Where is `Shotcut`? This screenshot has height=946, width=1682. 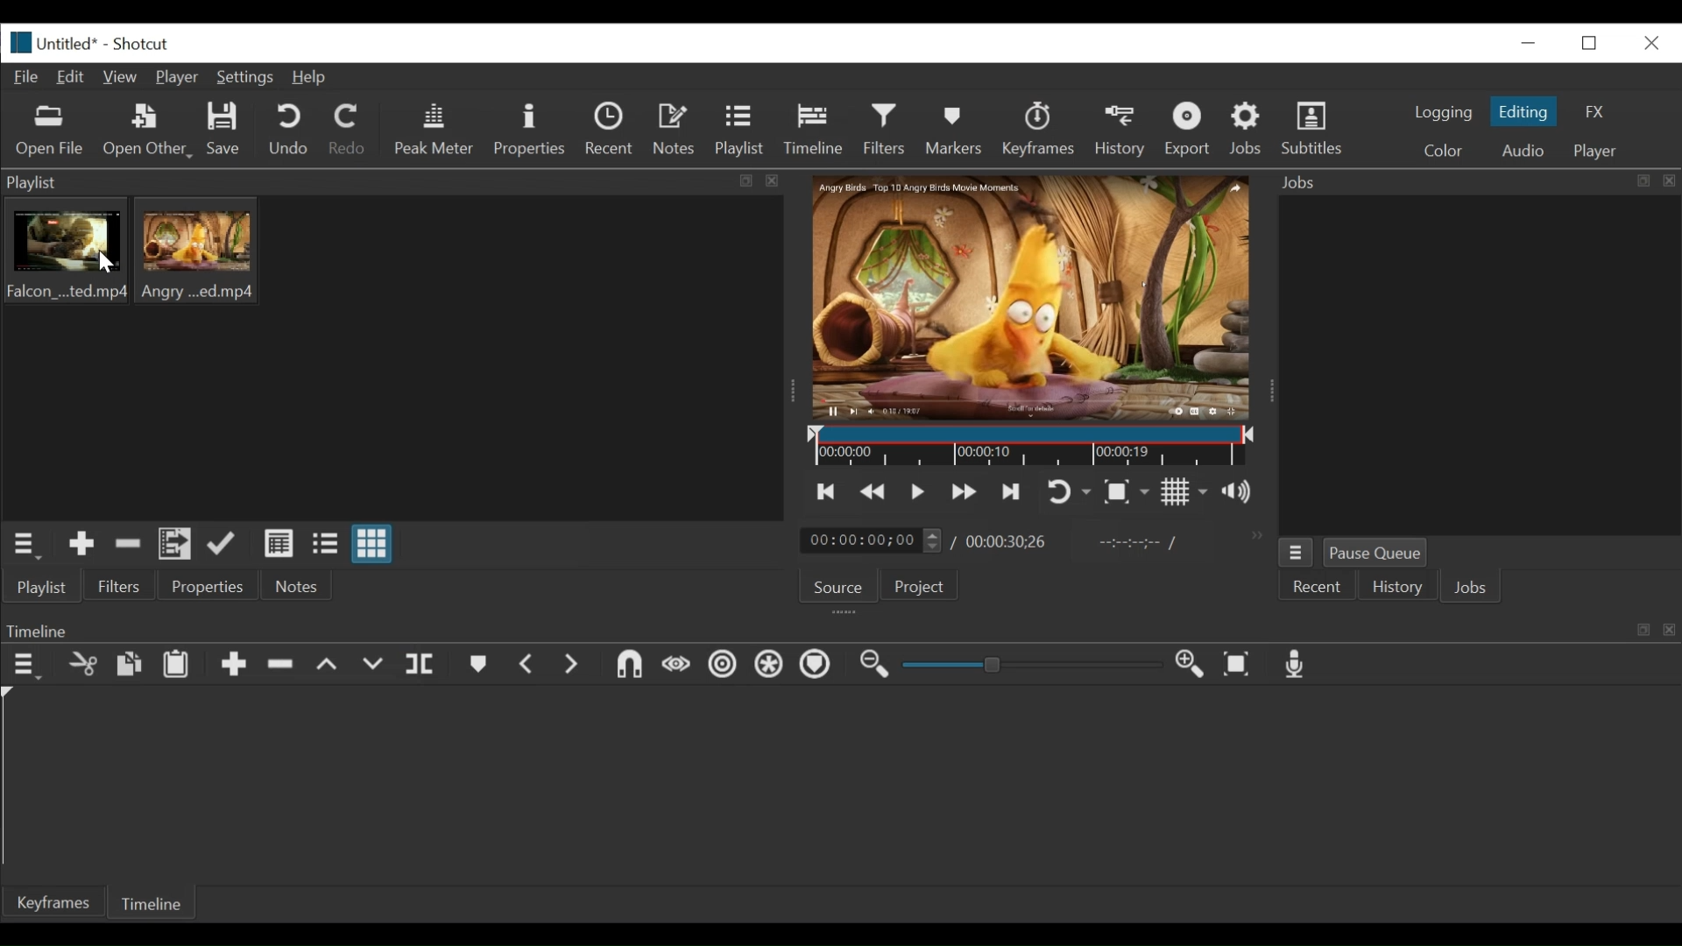
Shotcut is located at coordinates (140, 46).